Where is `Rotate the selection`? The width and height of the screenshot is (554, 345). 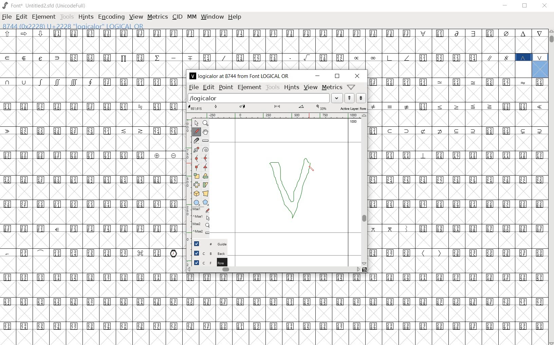
Rotate the selection is located at coordinates (205, 185).